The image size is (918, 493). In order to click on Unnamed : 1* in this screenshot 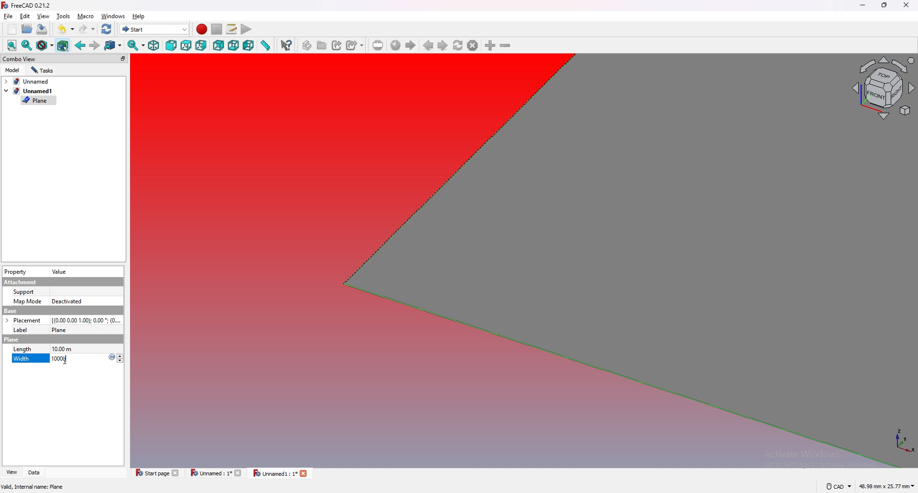, I will do `click(216, 473)`.